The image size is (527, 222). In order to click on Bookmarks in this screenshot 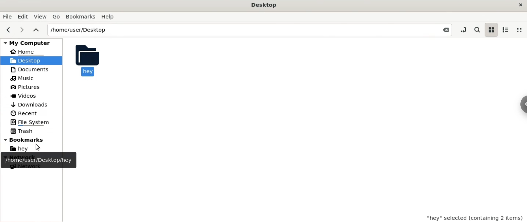, I will do `click(80, 16)`.